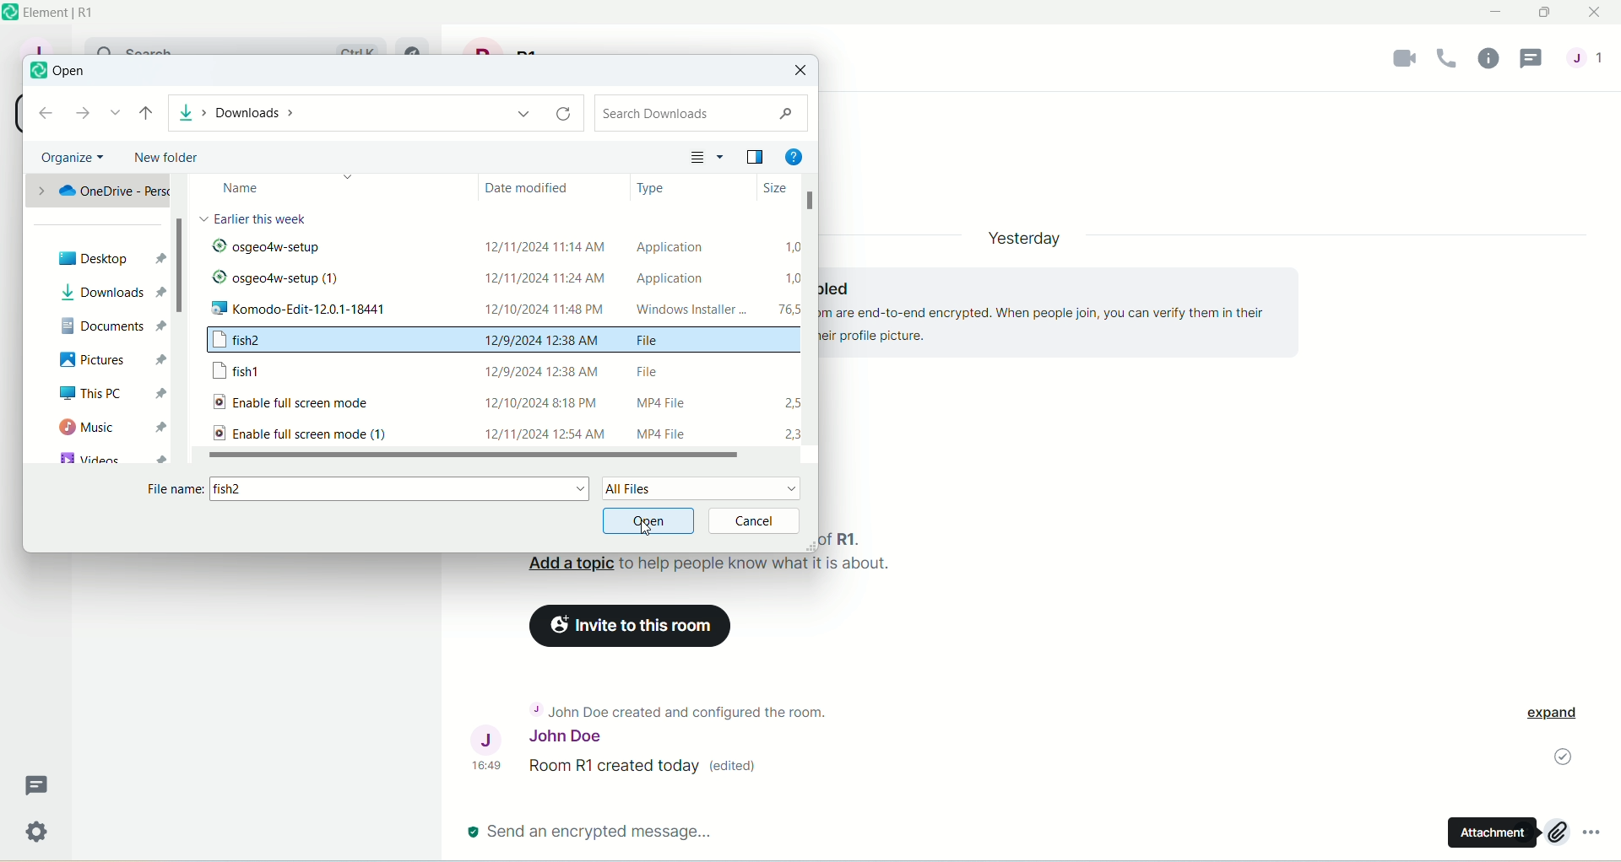  What do you see at coordinates (110, 330) in the screenshot?
I see `documents` at bounding box center [110, 330].